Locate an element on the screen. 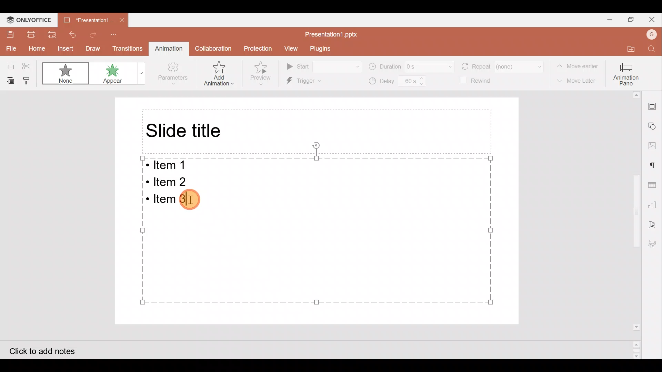 This screenshot has height=372, width=662. Move earlier is located at coordinates (578, 64).